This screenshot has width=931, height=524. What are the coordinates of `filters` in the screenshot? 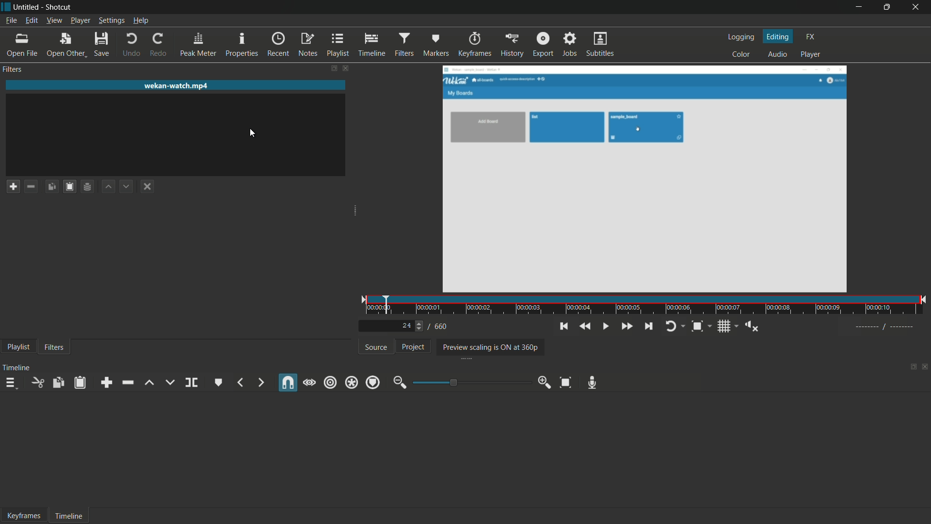 It's located at (404, 44).